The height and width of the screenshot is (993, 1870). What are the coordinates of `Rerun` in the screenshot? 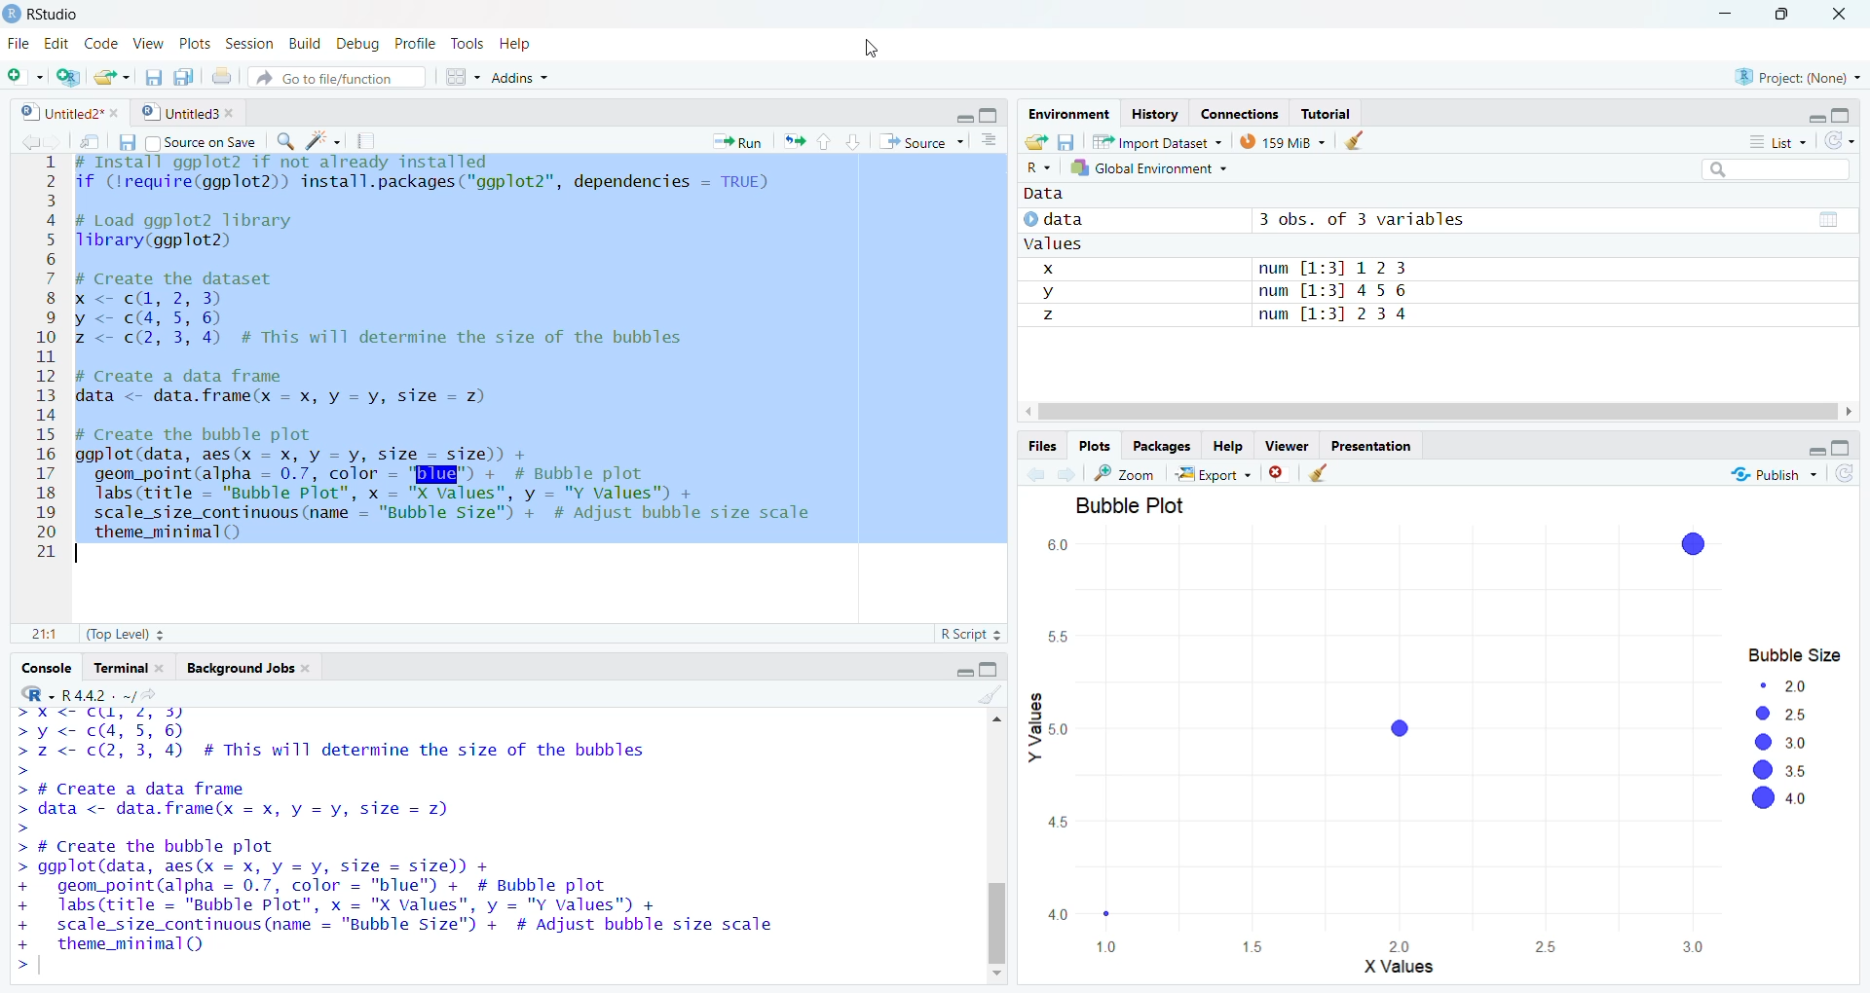 It's located at (795, 141).